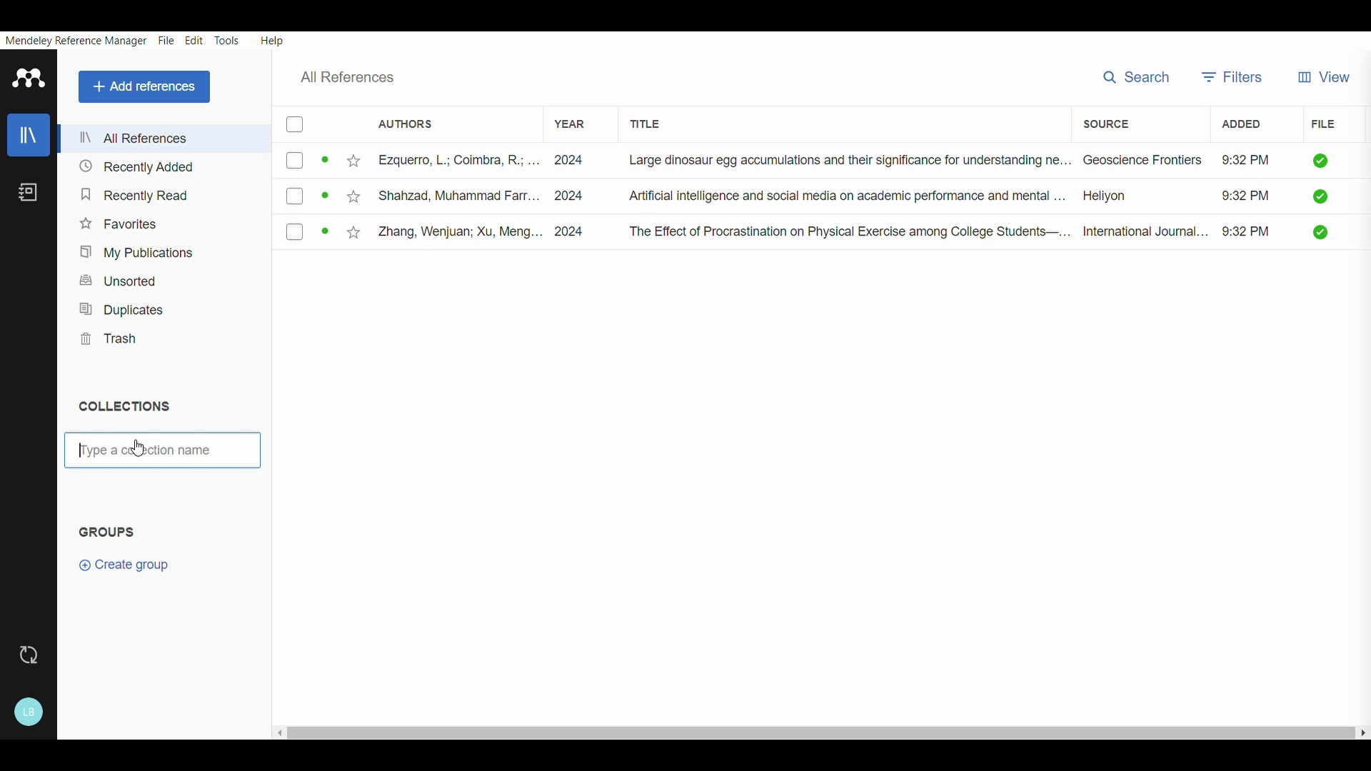 The width and height of the screenshot is (1371, 771). Describe the element at coordinates (28, 656) in the screenshot. I see `Sync` at that location.